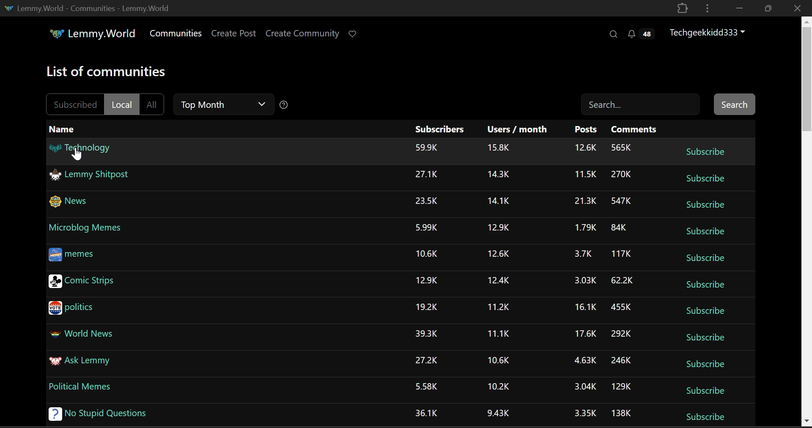 The width and height of the screenshot is (812, 428). I want to click on World News, so click(82, 332).